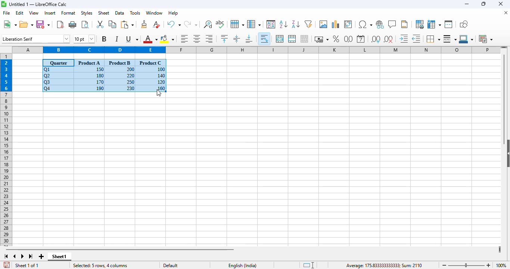 The image size is (510, 269). What do you see at coordinates (308, 265) in the screenshot?
I see `standard selection` at bounding box center [308, 265].